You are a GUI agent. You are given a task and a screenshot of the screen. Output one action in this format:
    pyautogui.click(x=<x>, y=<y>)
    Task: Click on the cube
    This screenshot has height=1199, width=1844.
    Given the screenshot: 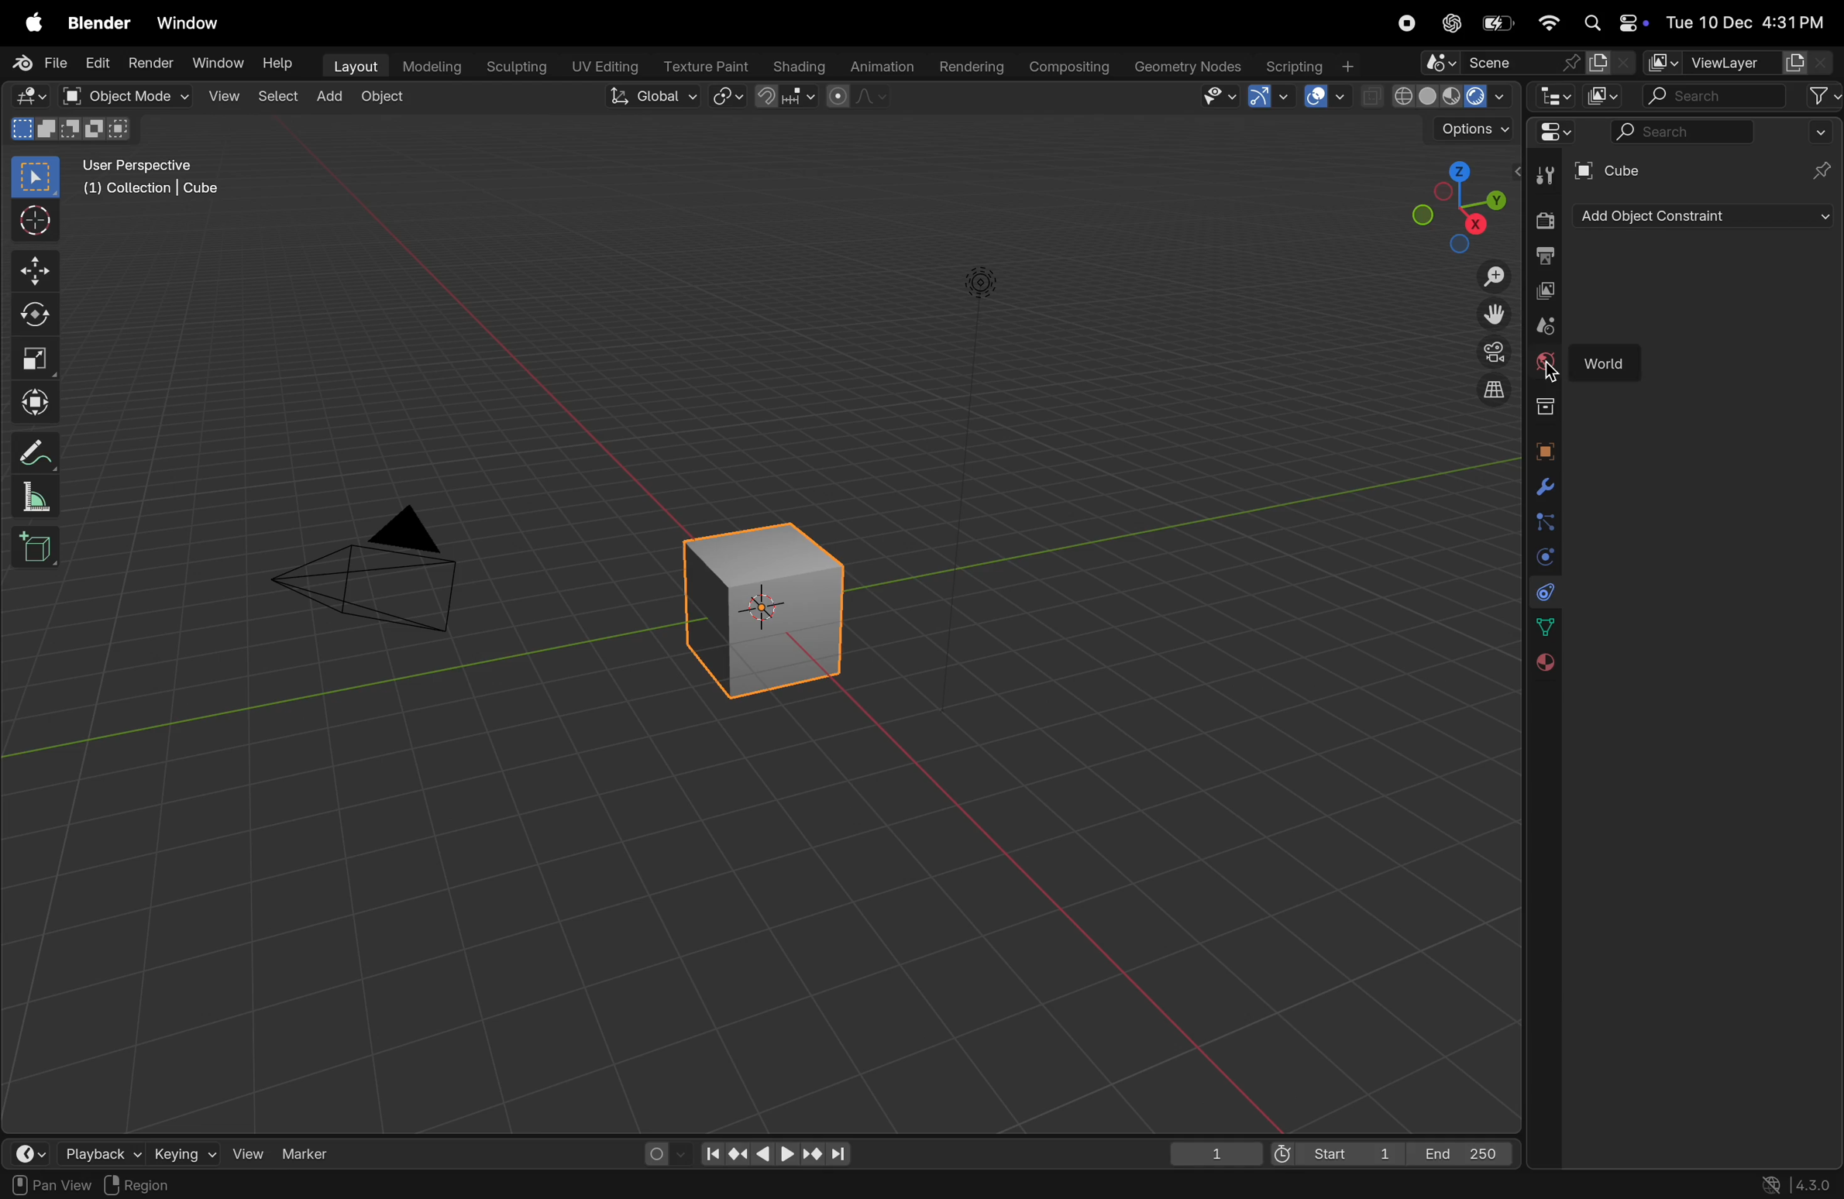 What is the action you would take?
    pyautogui.click(x=1613, y=172)
    